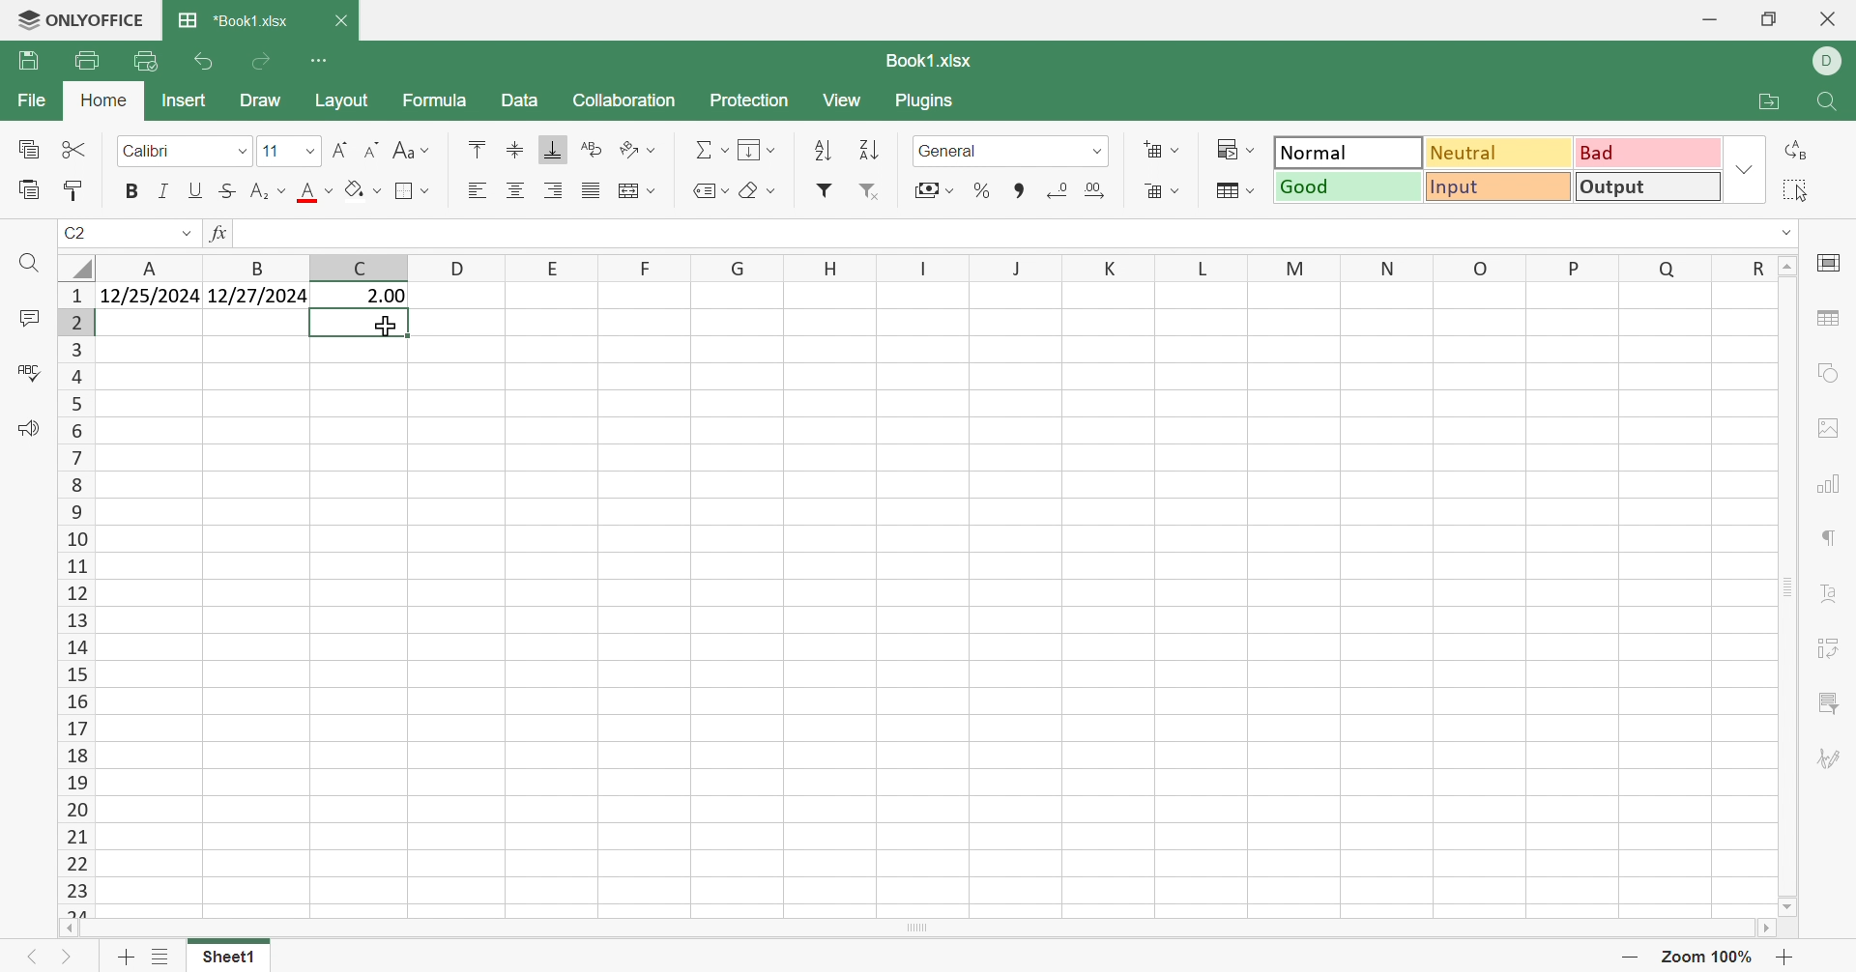 The width and height of the screenshot is (1856, 972). Describe the element at coordinates (362, 297) in the screenshot. I see `=B1-A1` at that location.